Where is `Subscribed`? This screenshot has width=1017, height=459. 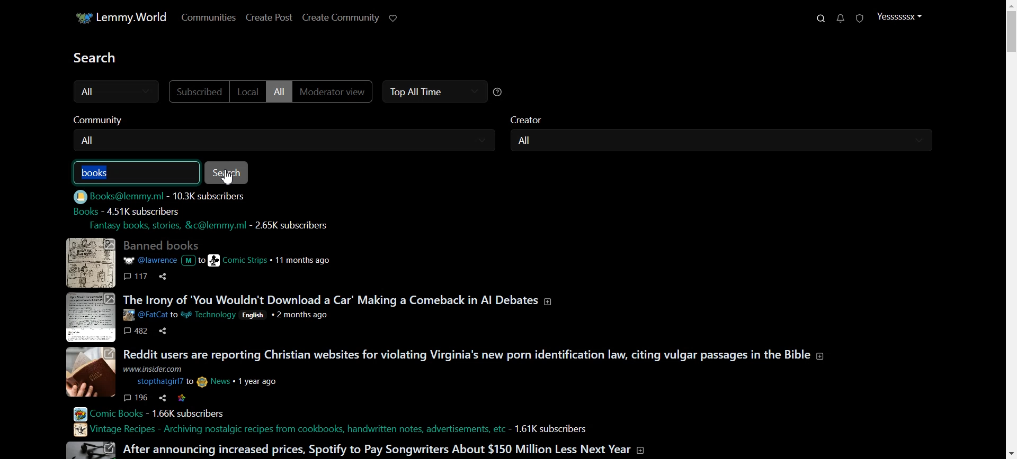 Subscribed is located at coordinates (202, 92).